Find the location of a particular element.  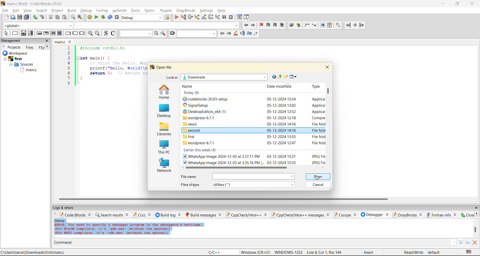

file location is located at coordinates (33, 252).